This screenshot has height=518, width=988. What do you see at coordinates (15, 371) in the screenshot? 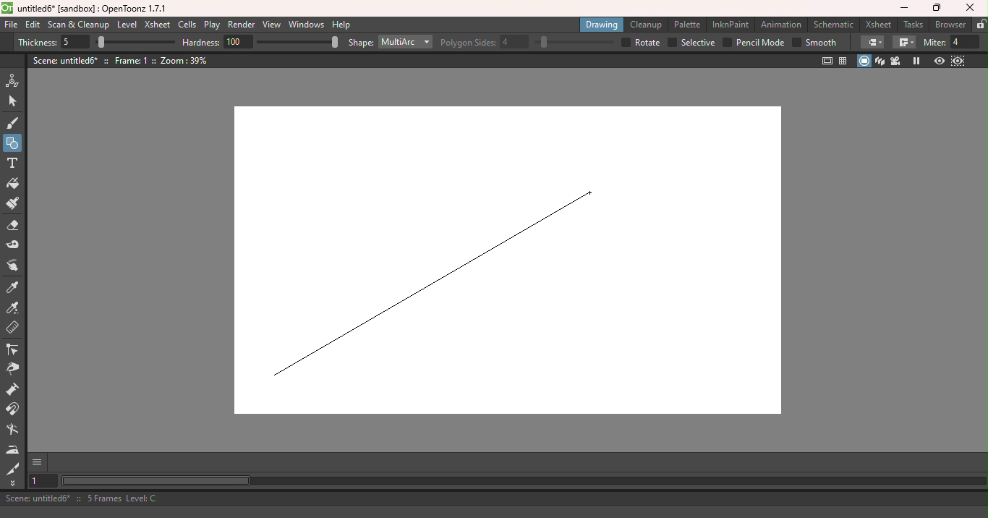
I see `Pinch tool` at bounding box center [15, 371].